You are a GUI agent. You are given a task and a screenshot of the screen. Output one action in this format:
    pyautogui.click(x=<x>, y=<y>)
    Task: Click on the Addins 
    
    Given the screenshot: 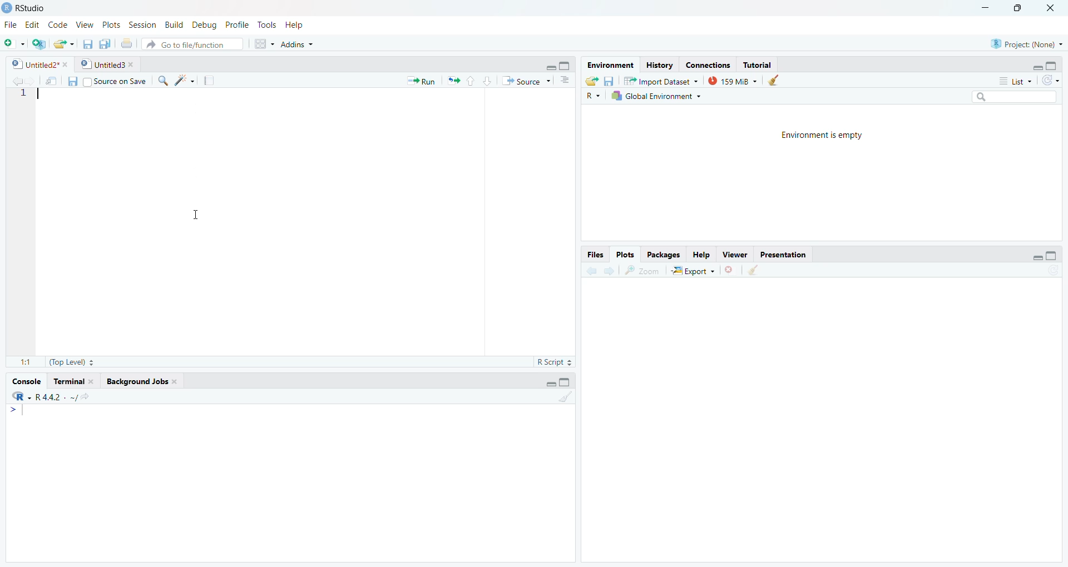 What is the action you would take?
    pyautogui.click(x=296, y=45)
    